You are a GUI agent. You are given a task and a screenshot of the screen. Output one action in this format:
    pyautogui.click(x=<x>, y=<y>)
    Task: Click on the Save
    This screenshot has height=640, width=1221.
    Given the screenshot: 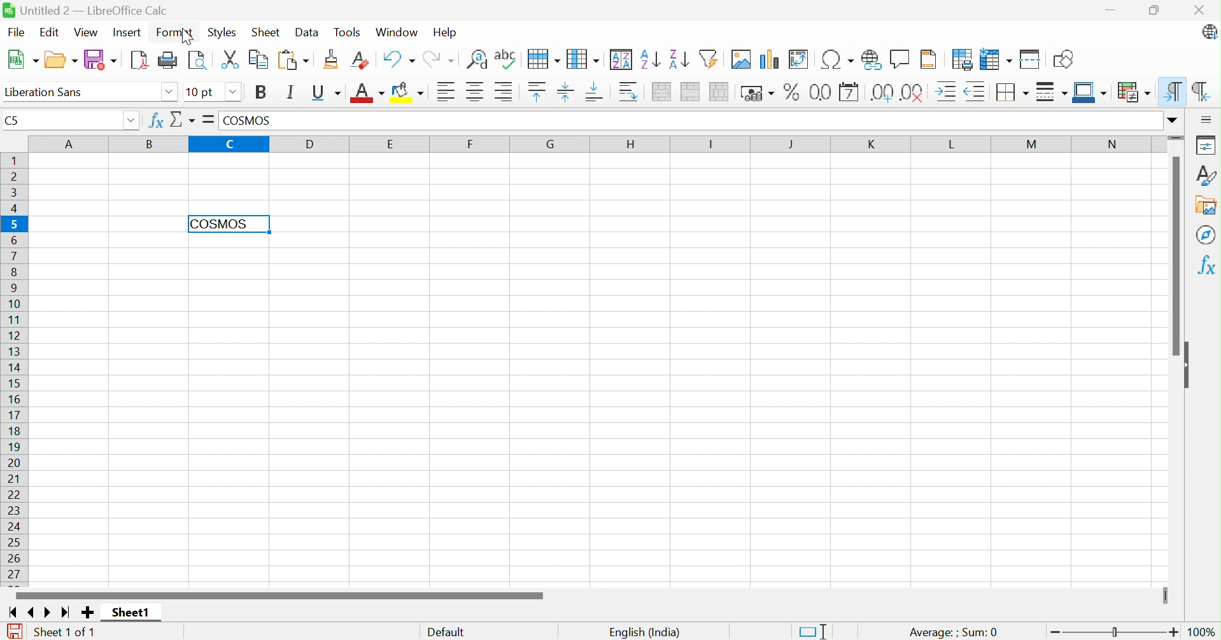 What is the action you would take?
    pyautogui.click(x=101, y=60)
    